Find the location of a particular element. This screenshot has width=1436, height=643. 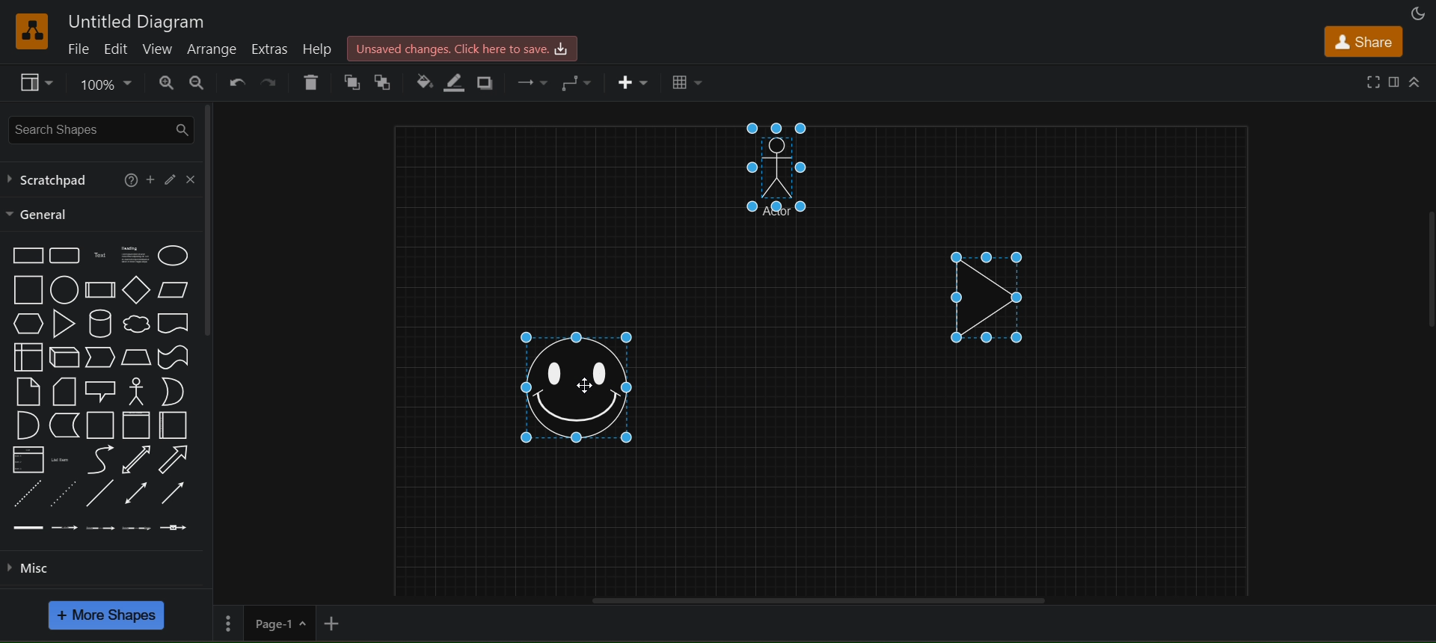

view is located at coordinates (34, 81).